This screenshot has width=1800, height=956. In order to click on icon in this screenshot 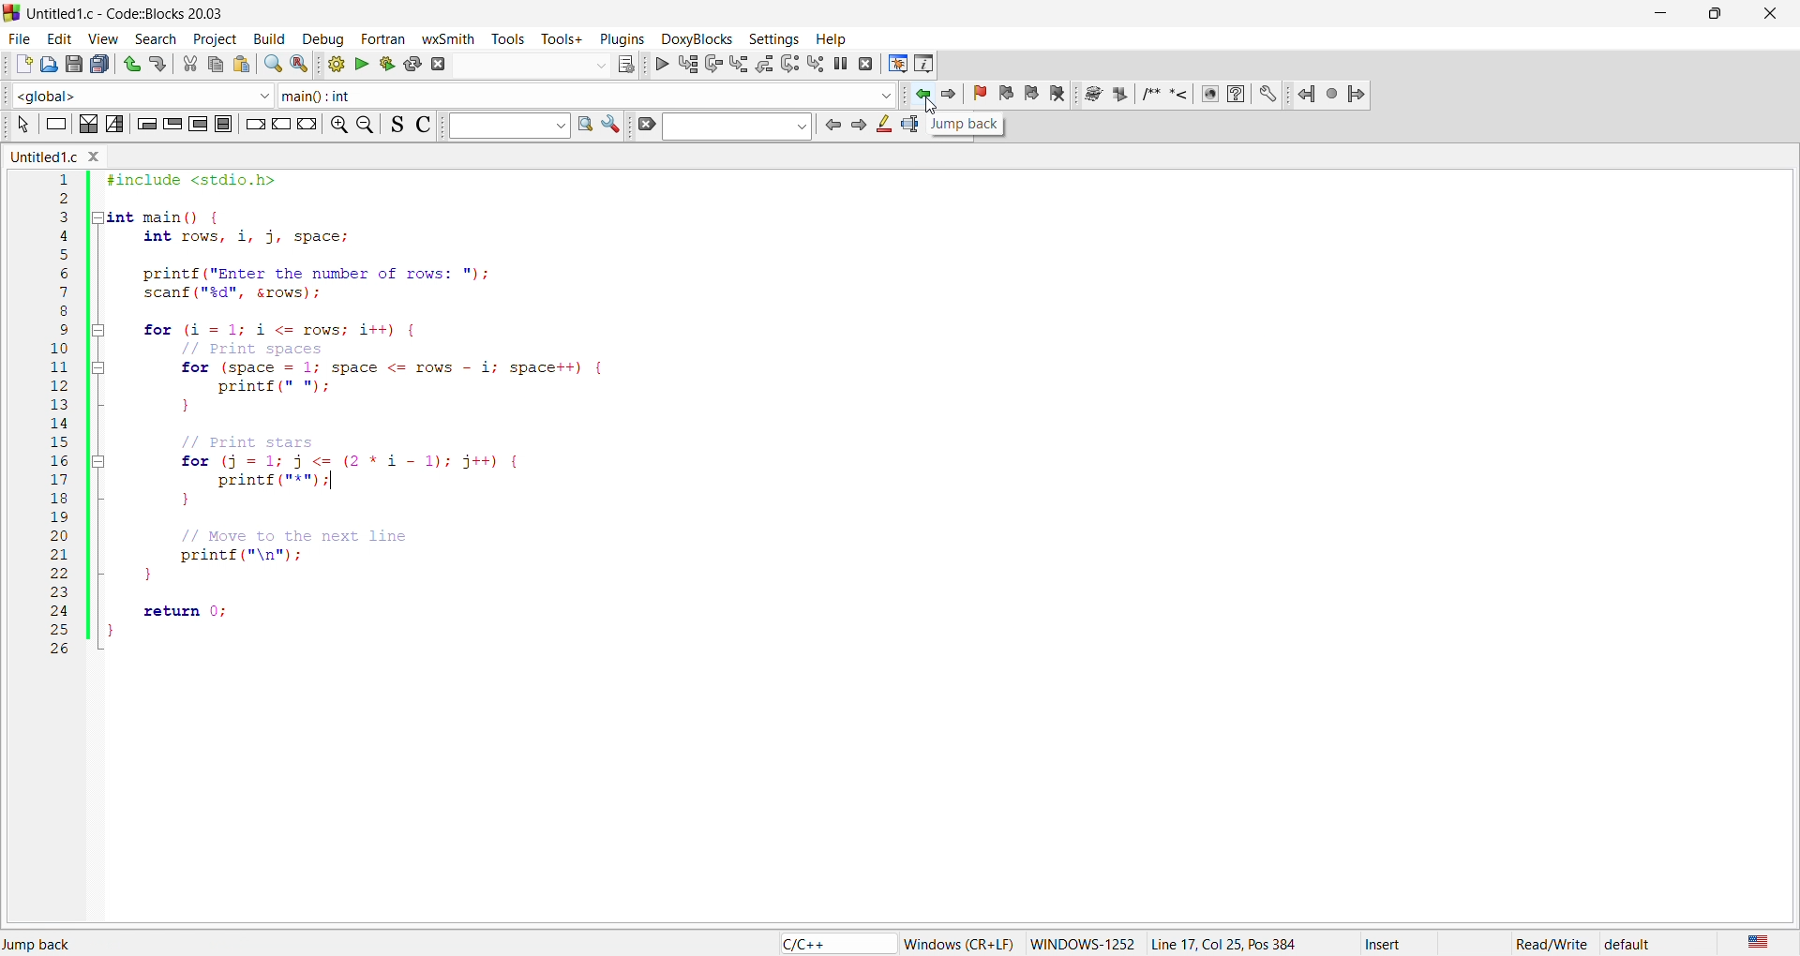, I will do `click(396, 126)`.